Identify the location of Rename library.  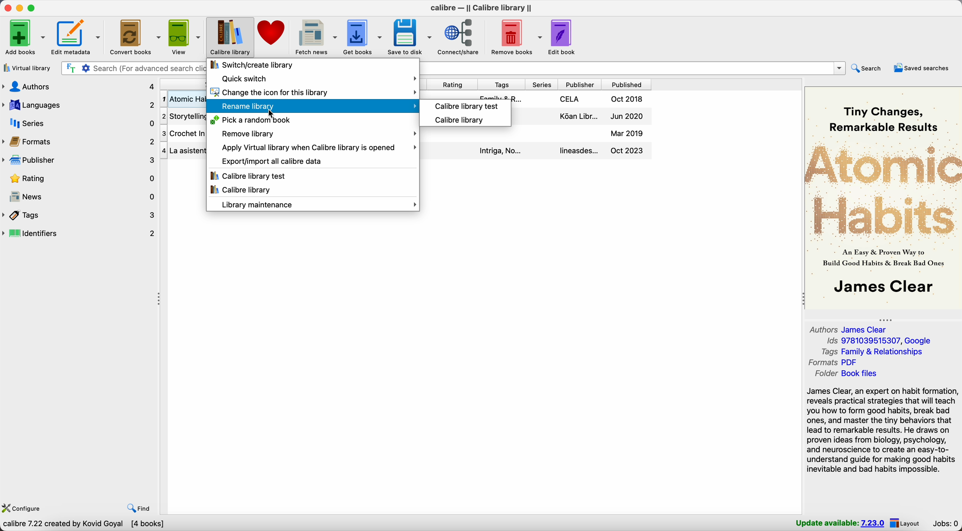
(312, 105).